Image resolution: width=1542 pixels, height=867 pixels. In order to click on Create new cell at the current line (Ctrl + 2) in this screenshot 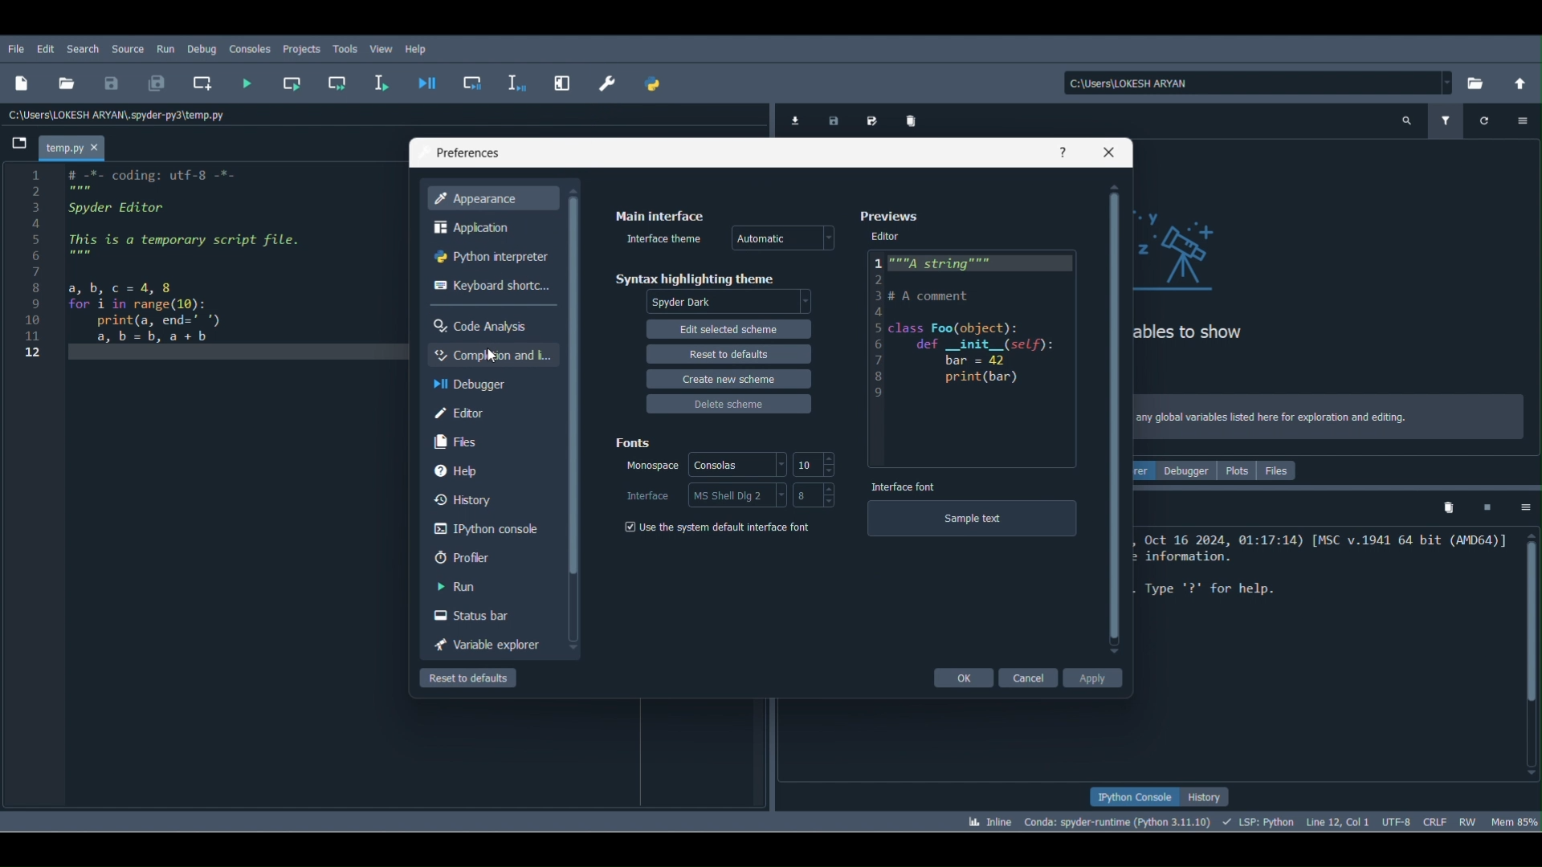, I will do `click(202, 83)`.